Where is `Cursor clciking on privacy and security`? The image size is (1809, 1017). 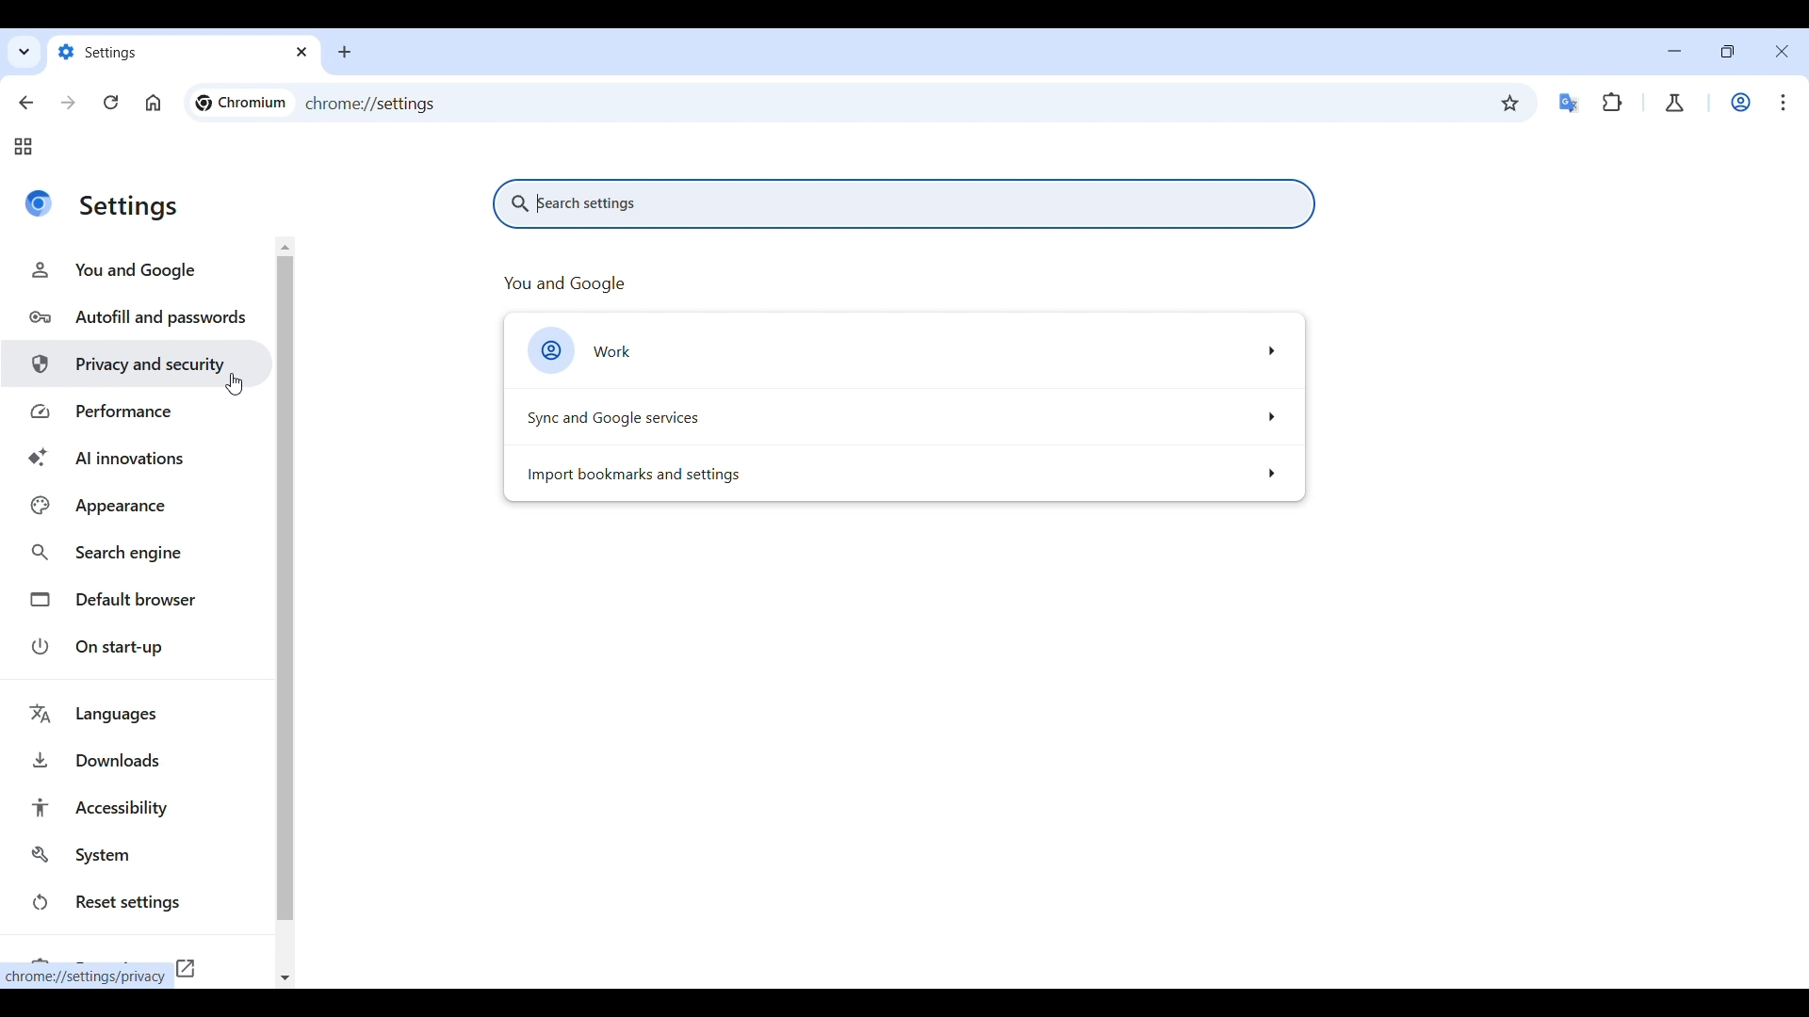 Cursor clciking on privacy and security is located at coordinates (235, 388).